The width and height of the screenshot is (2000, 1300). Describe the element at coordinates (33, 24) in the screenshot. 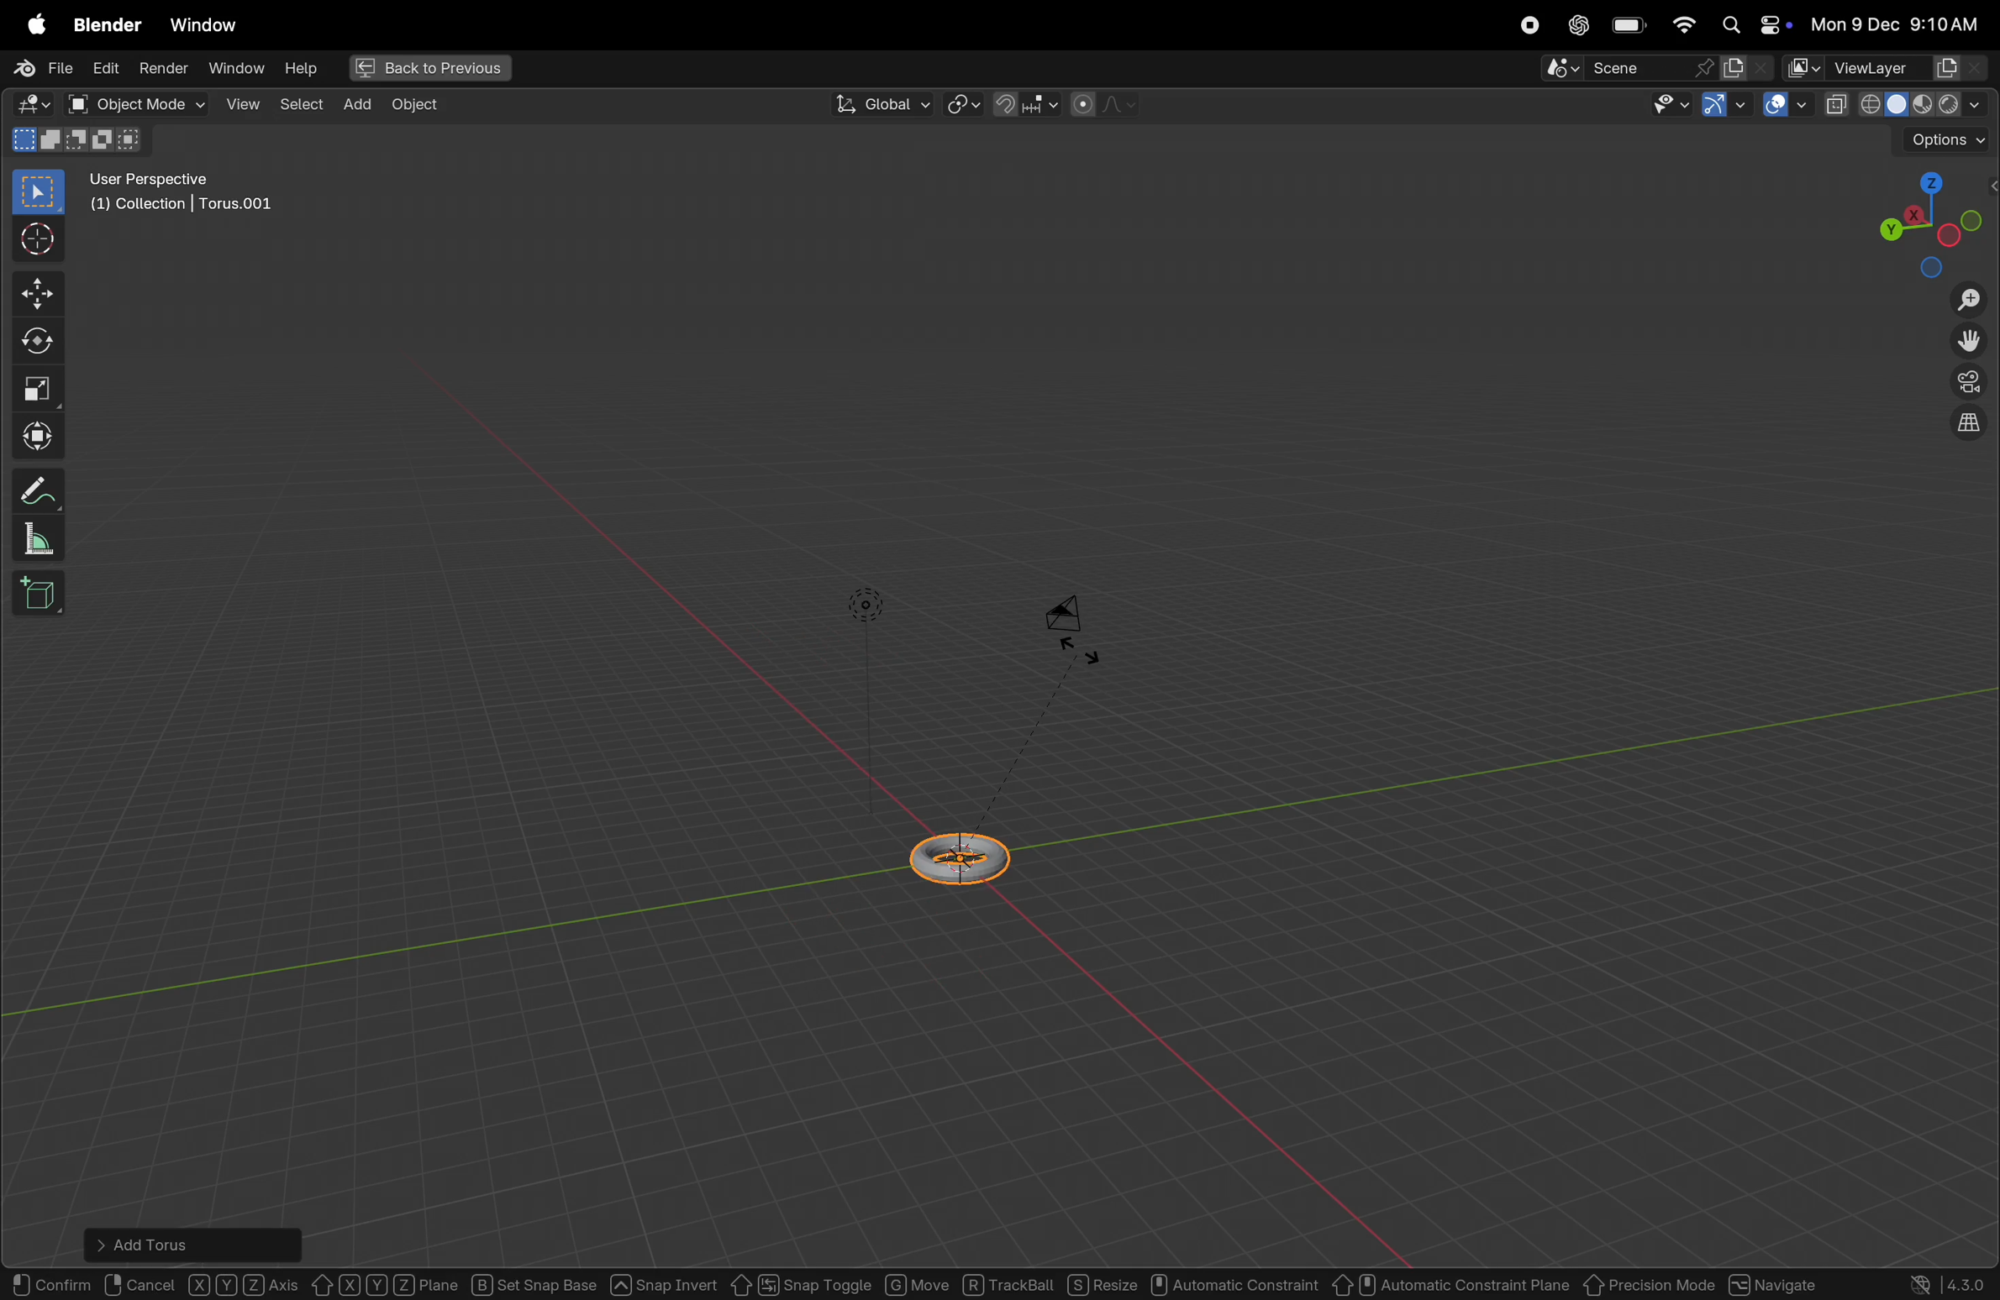

I see `apple menu` at that location.